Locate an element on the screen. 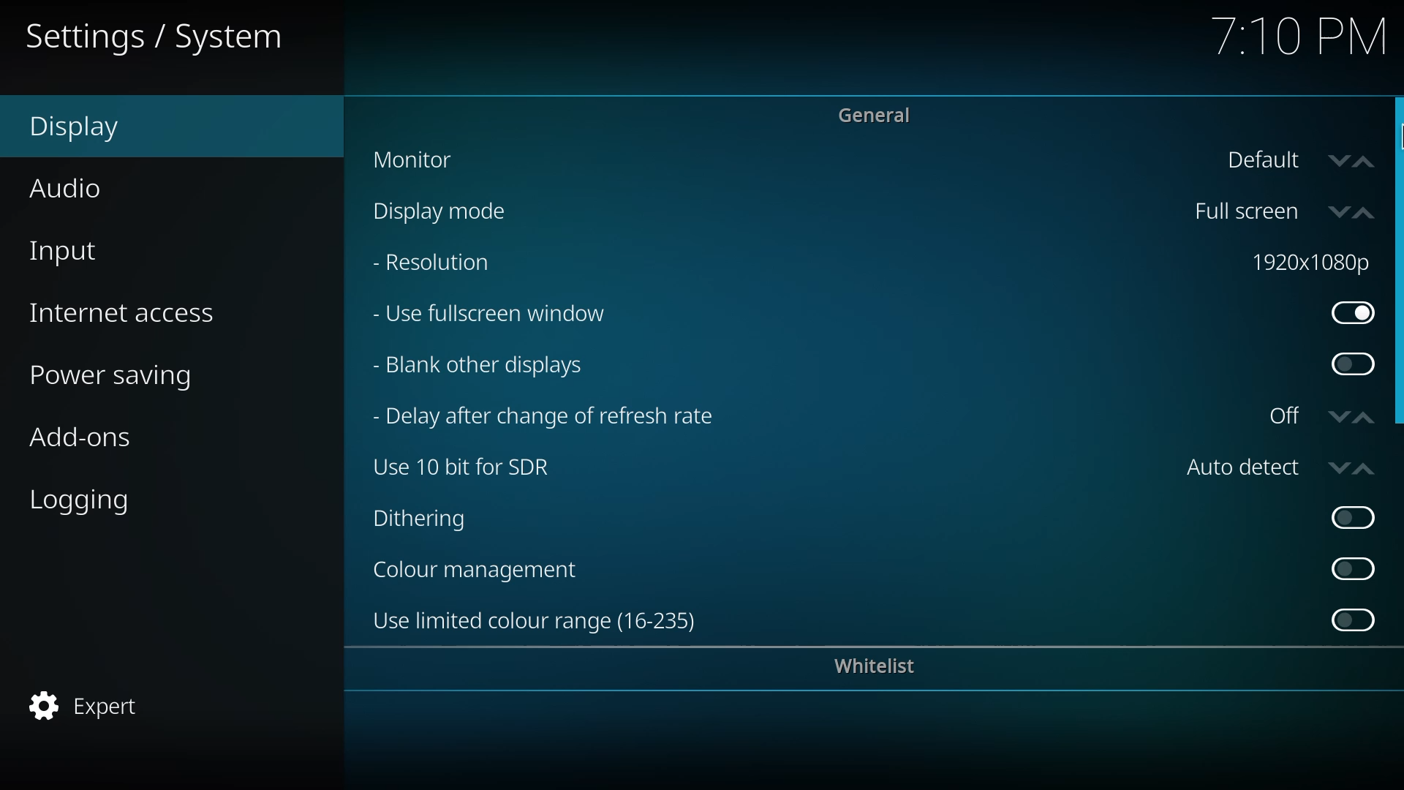  display mode is located at coordinates (442, 211).